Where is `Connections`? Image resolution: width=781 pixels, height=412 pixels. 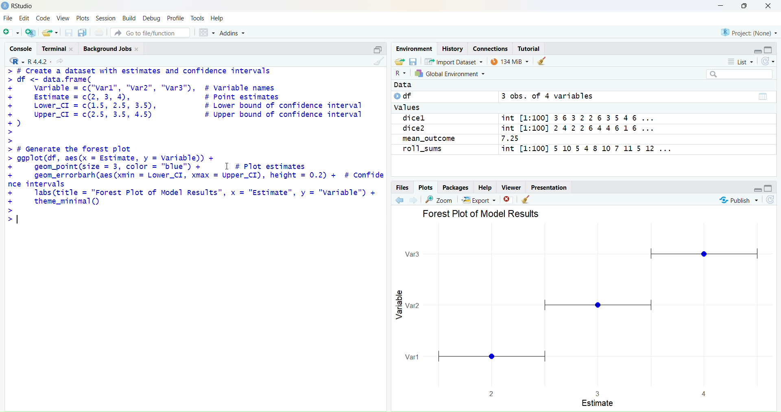 Connections is located at coordinates (491, 49).